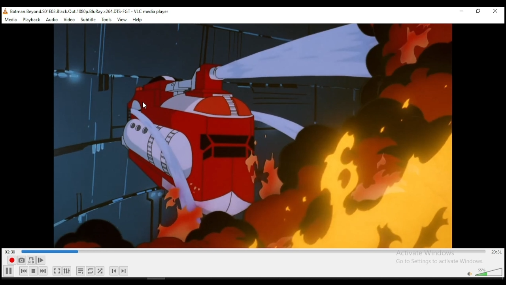  What do you see at coordinates (253, 252) in the screenshot?
I see `seek bar` at bounding box center [253, 252].